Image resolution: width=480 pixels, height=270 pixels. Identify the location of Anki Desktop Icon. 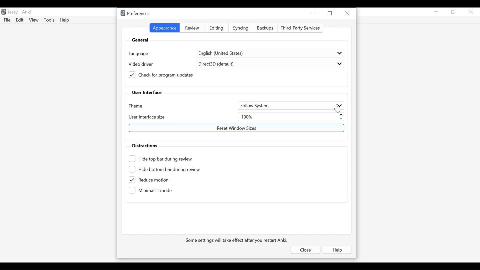
(3, 12).